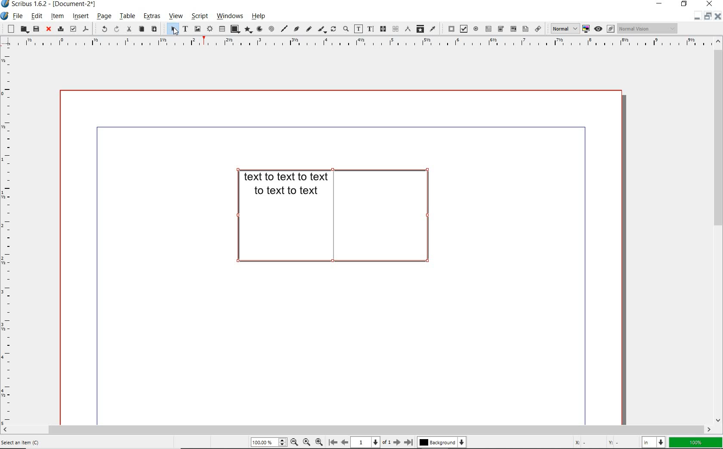 This screenshot has width=723, height=449. Describe the element at coordinates (586, 29) in the screenshot. I see `toggle color` at that location.